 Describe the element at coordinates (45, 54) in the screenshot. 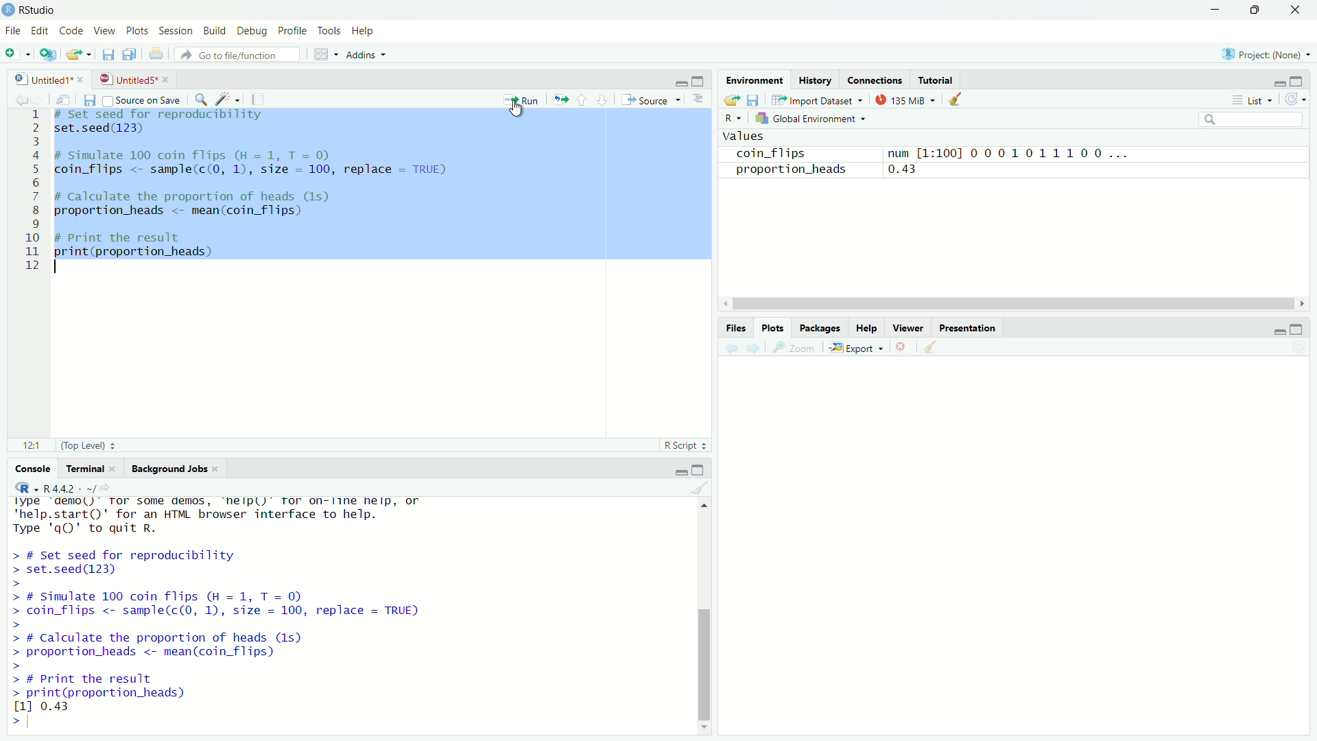

I see `create a project` at that location.